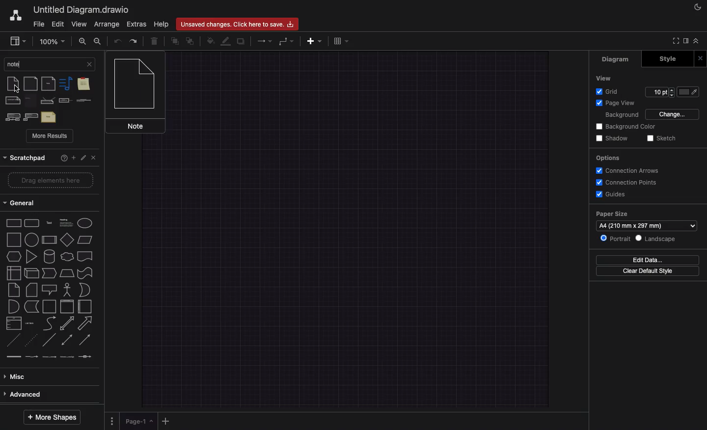 The height and width of the screenshot is (430, 707). Describe the element at coordinates (678, 41) in the screenshot. I see `Full screen` at that location.